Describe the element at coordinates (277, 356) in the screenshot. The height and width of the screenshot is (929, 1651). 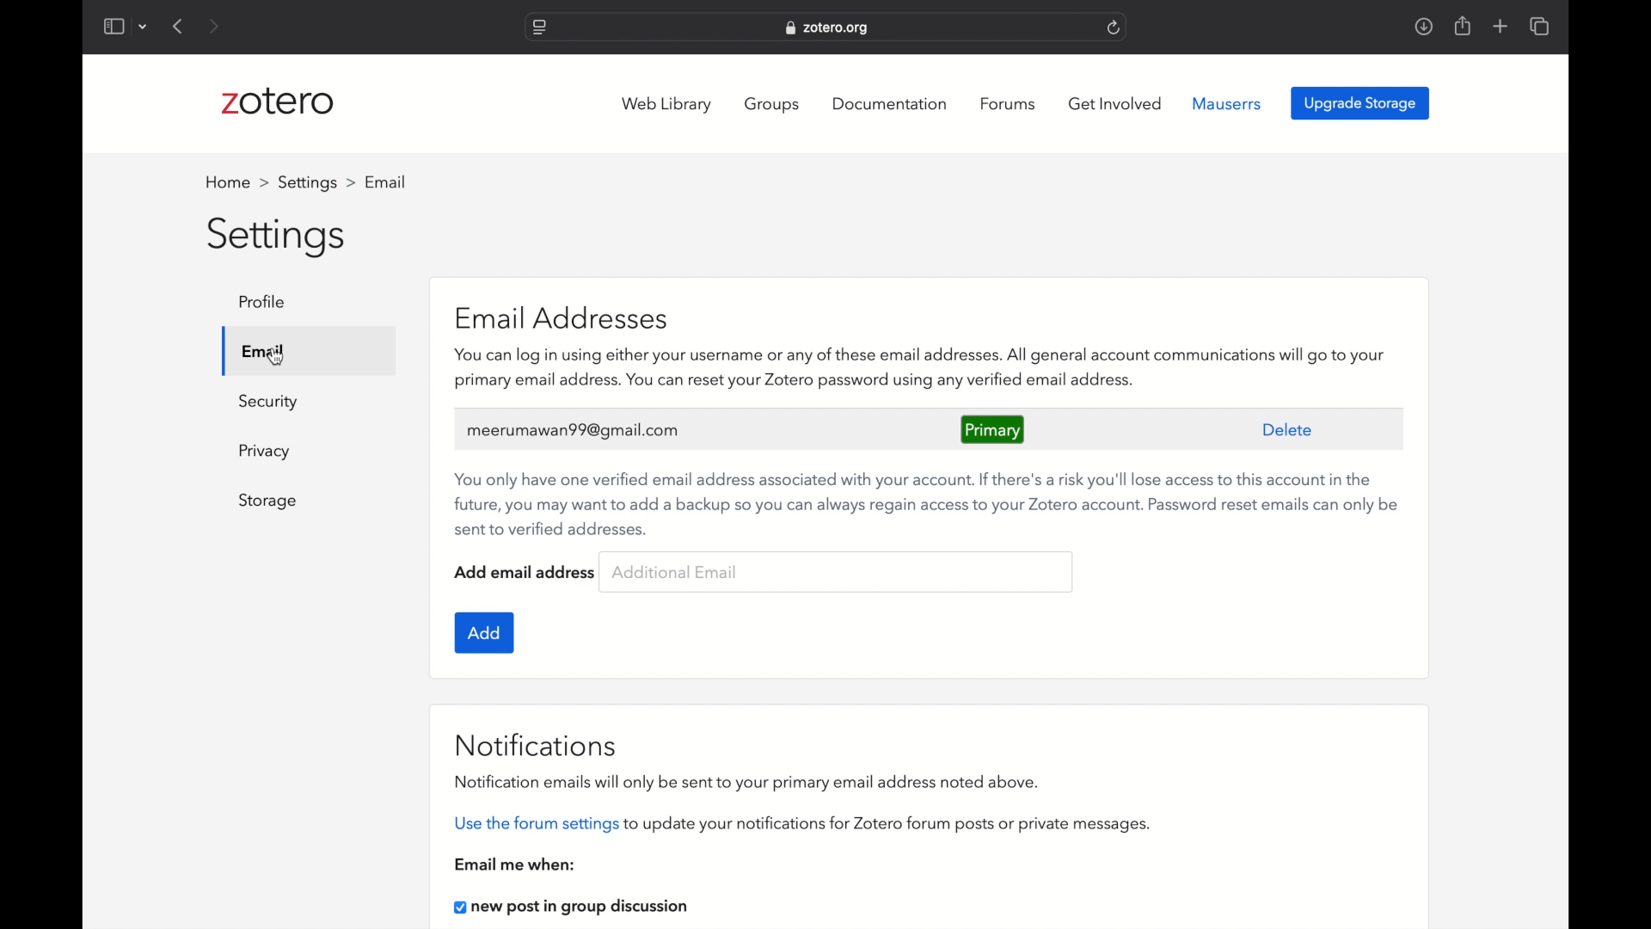
I see `cursor` at that location.